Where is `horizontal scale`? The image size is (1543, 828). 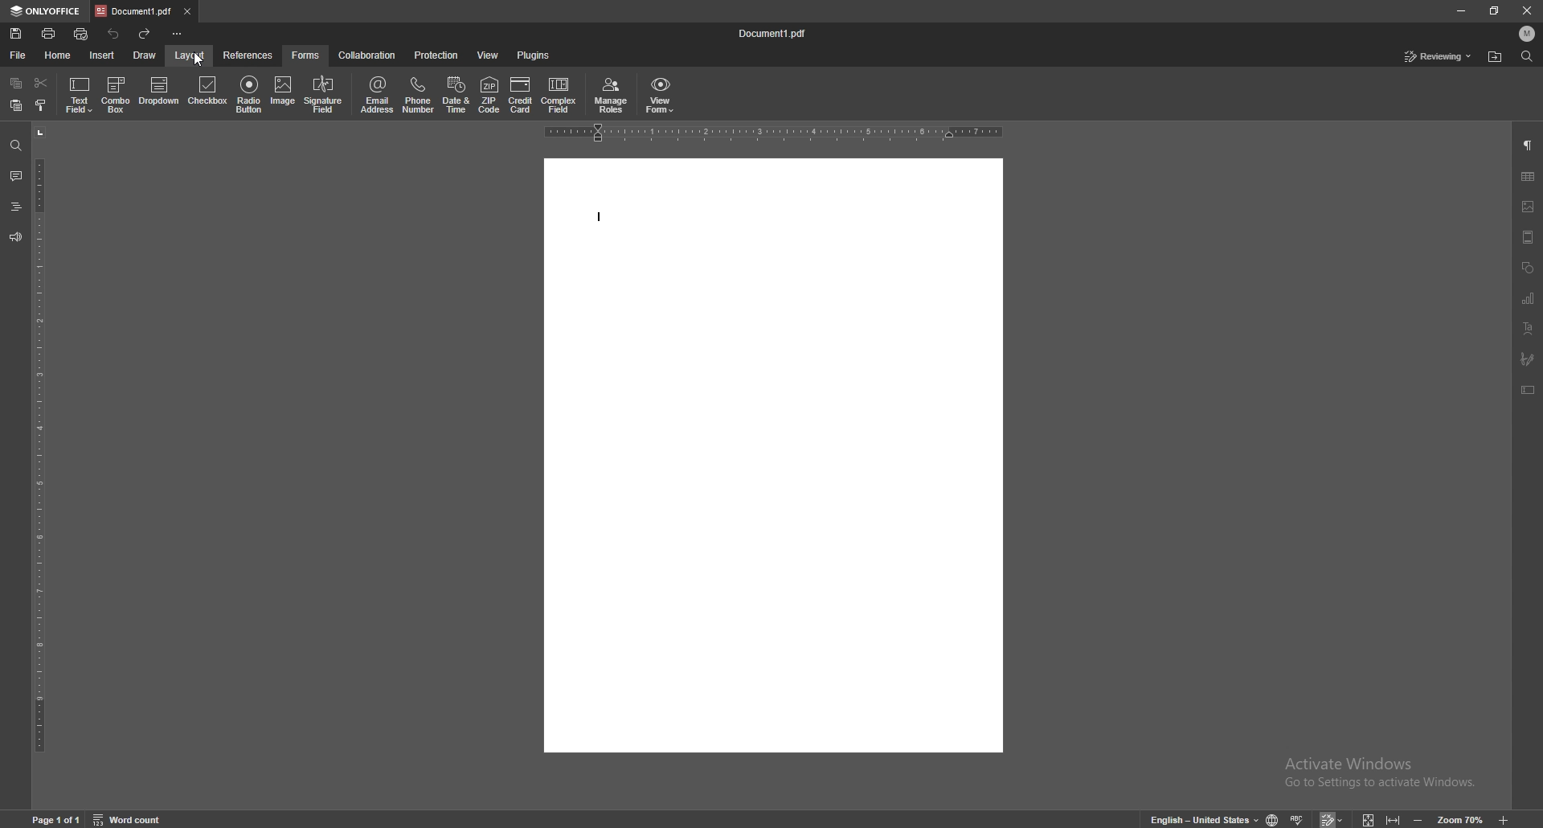
horizontal scale is located at coordinates (774, 133).